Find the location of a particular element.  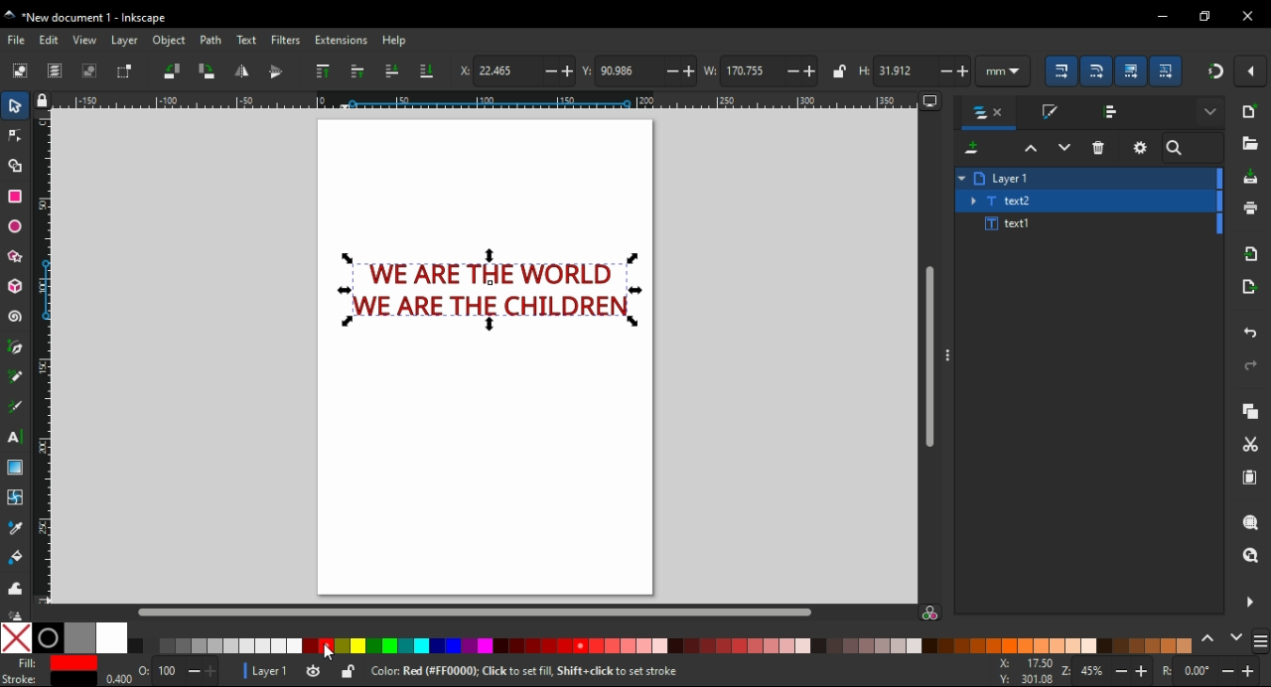

snap settings is located at coordinates (1250, 70).